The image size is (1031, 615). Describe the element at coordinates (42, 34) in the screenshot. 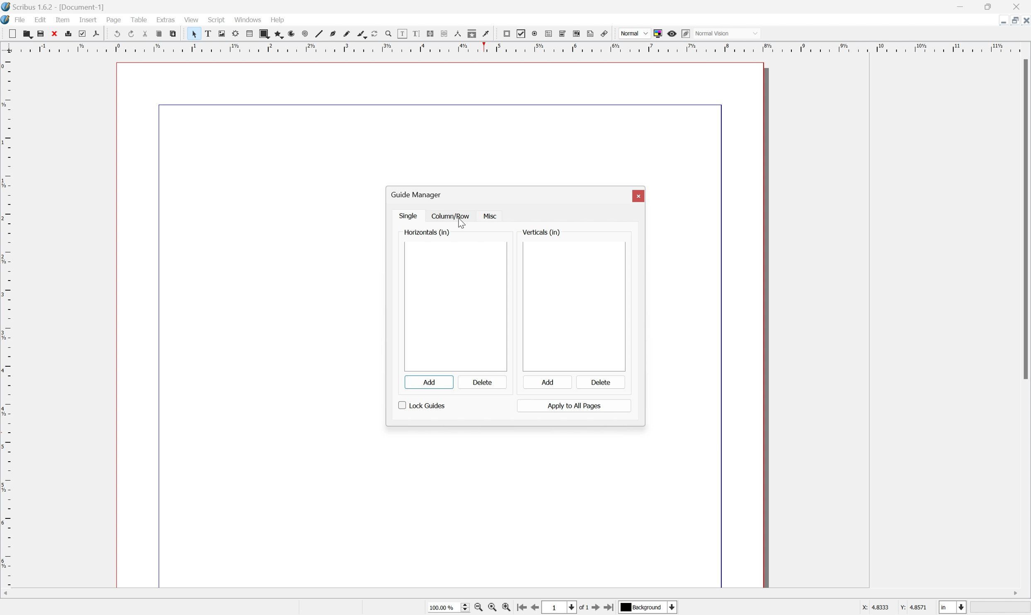

I see `save` at that location.